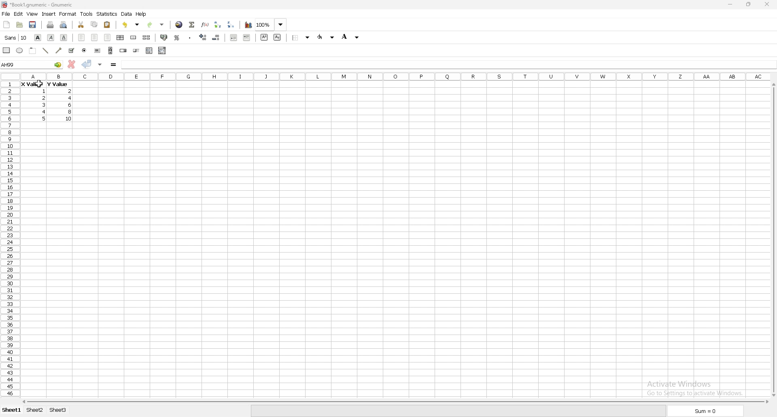  What do you see at coordinates (33, 50) in the screenshot?
I see `frame` at bounding box center [33, 50].